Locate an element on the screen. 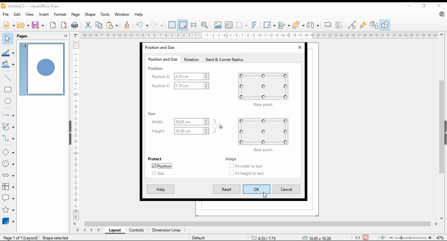 This screenshot has width=447, height=241. curves and polygons is located at coordinates (8, 127).